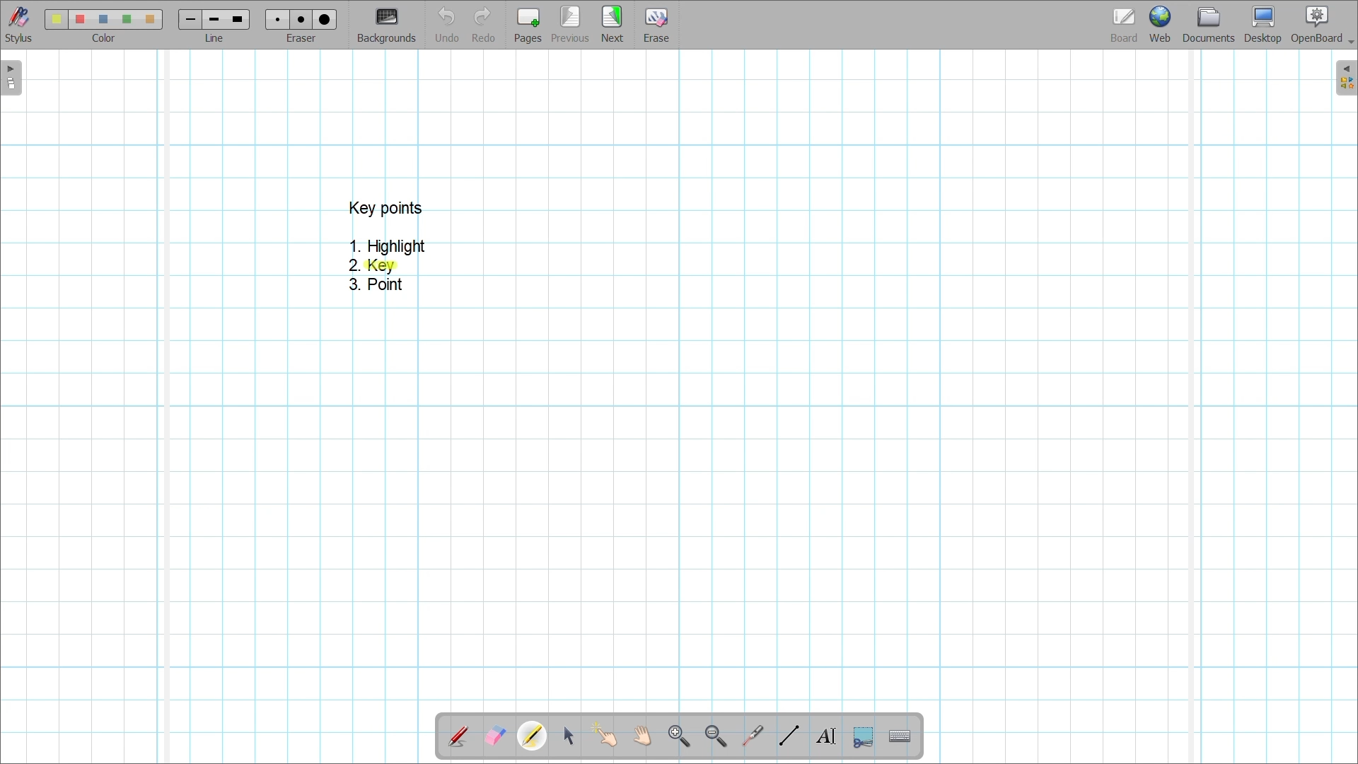 The image size is (1358, 764). Describe the element at coordinates (568, 736) in the screenshot. I see `Select and modify objects highlighted` at that location.